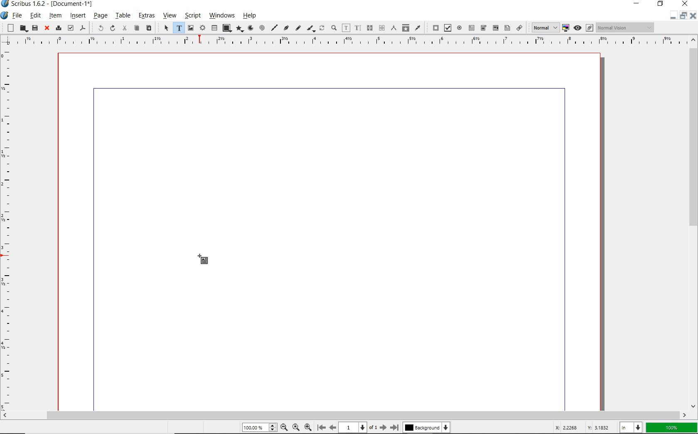  Describe the element at coordinates (672, 16) in the screenshot. I see `Restore down` at that location.